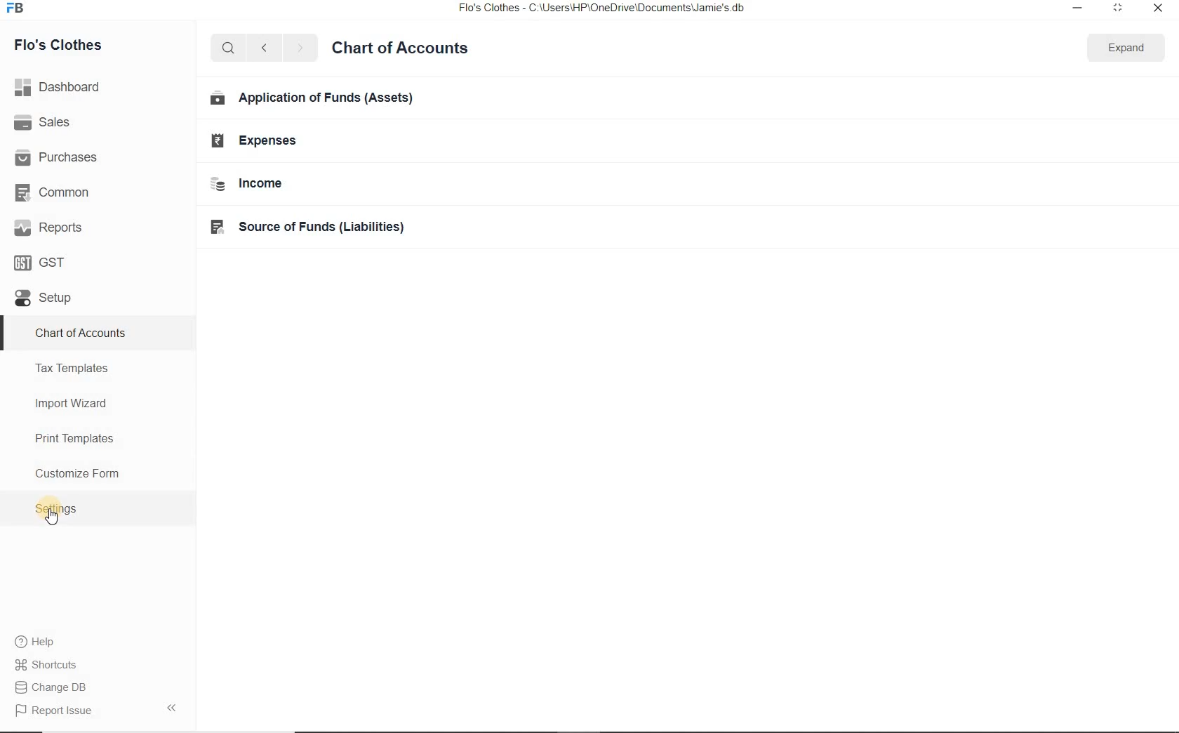 Image resolution: width=1179 pixels, height=733 pixels. What do you see at coordinates (42, 263) in the screenshot?
I see `GST` at bounding box center [42, 263].